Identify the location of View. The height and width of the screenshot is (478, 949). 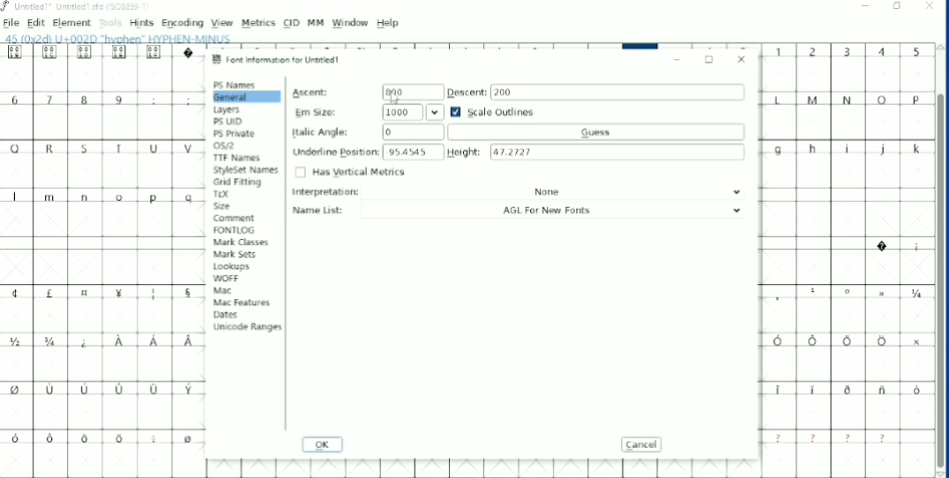
(222, 23).